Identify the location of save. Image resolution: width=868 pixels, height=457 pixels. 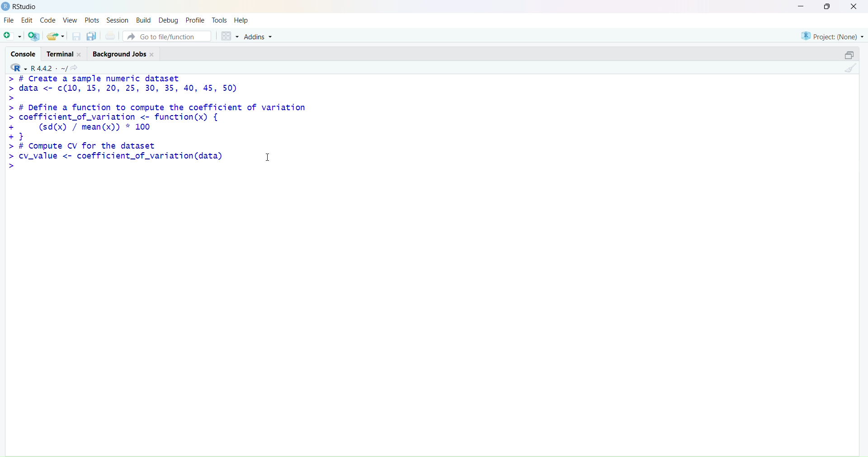
(77, 36).